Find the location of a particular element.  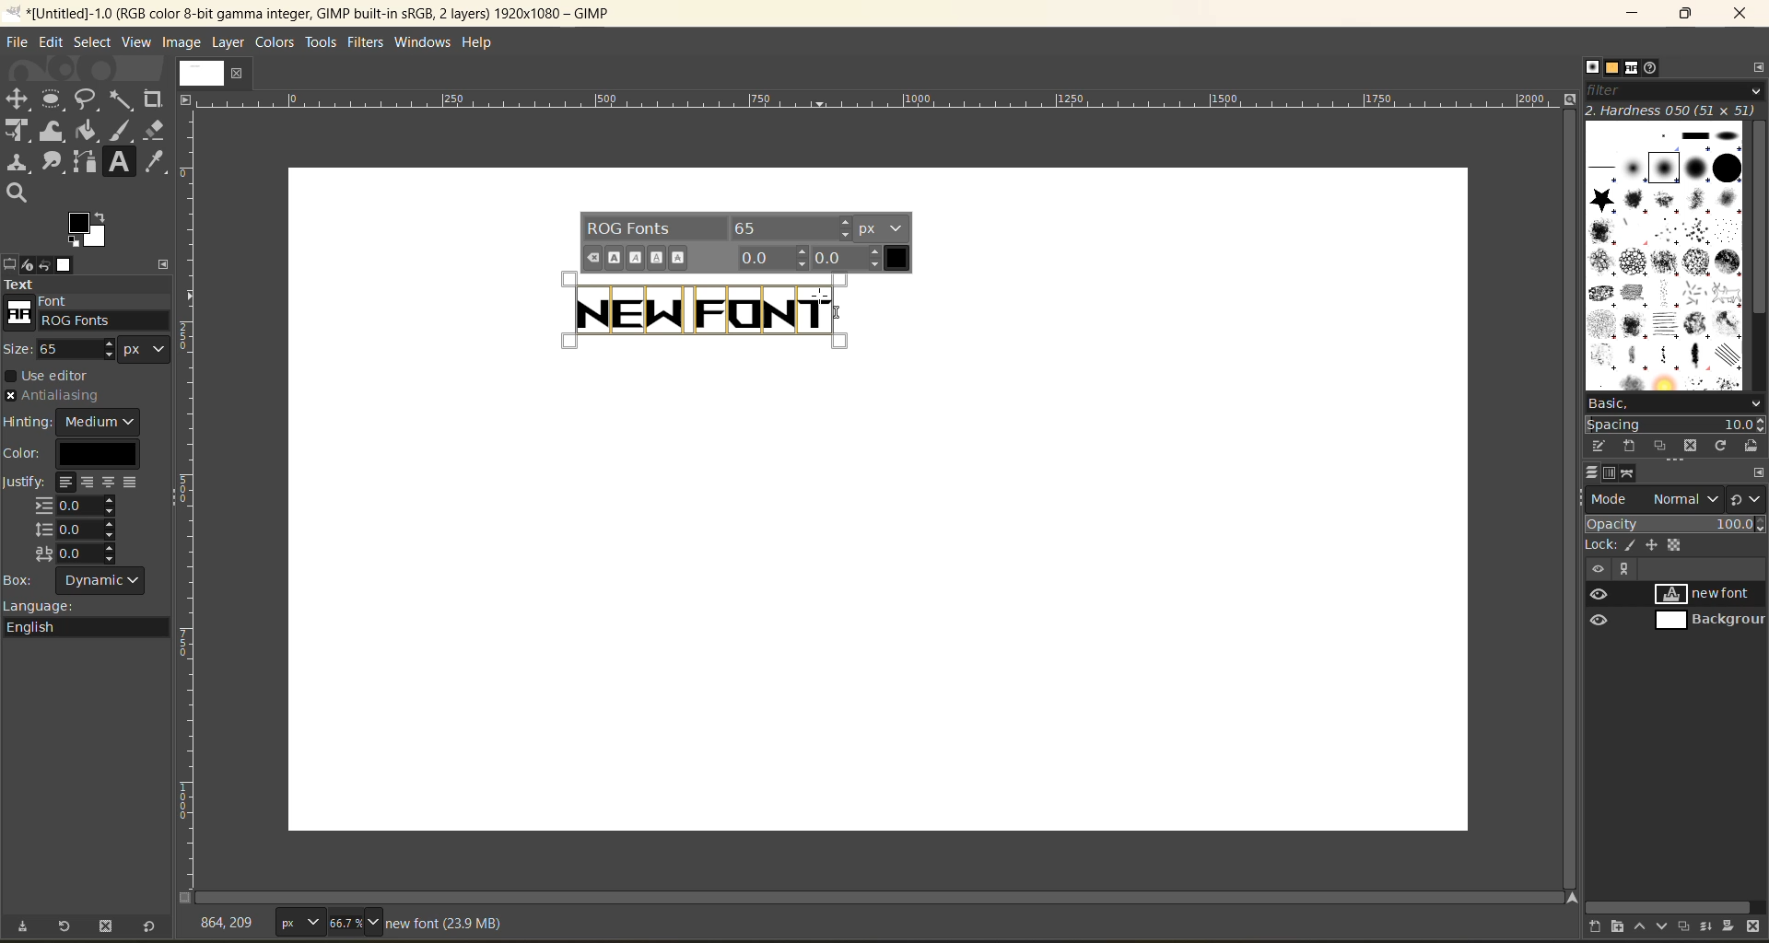

active foreground/background color is located at coordinates (87, 231).